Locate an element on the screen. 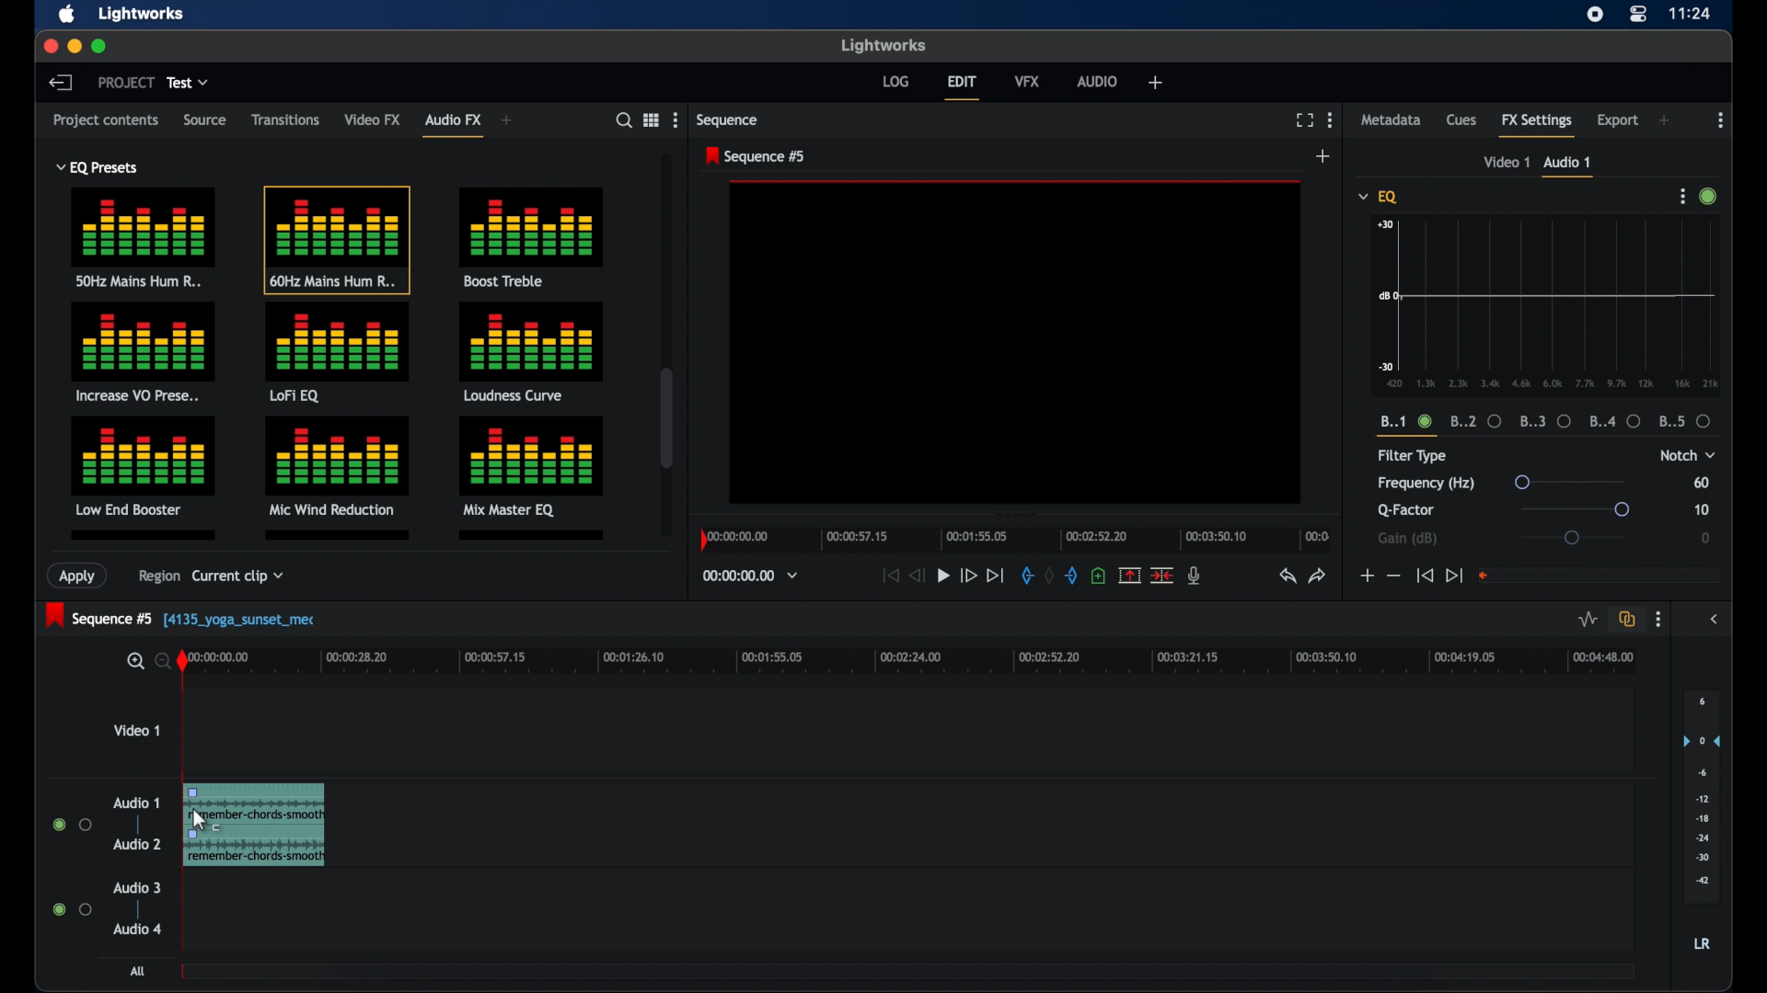 The width and height of the screenshot is (1767, 993). toggle audio levels editing is located at coordinates (1587, 619).